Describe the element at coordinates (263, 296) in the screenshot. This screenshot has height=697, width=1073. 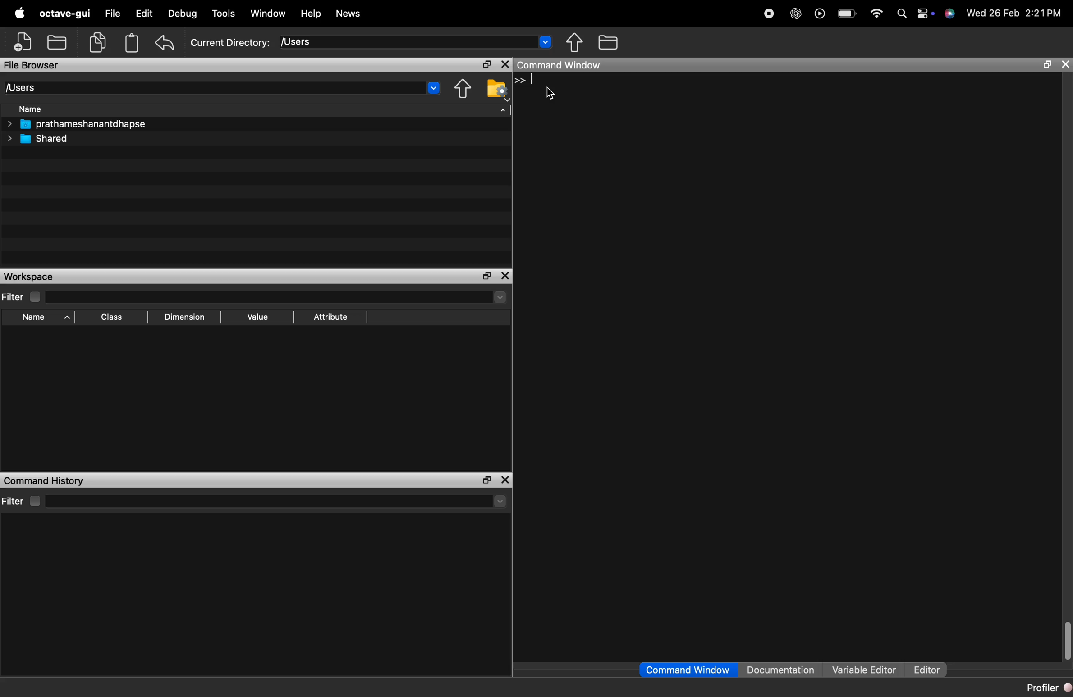
I see `filter input field` at that location.